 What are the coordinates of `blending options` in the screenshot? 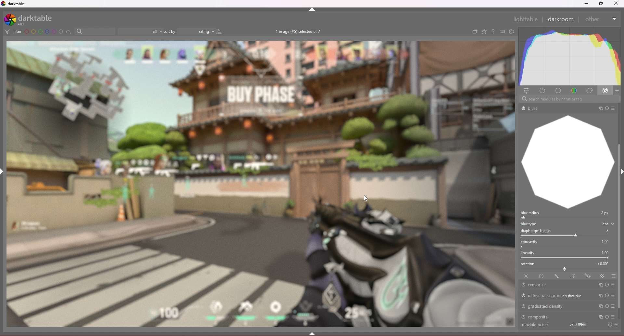 It's located at (614, 276).